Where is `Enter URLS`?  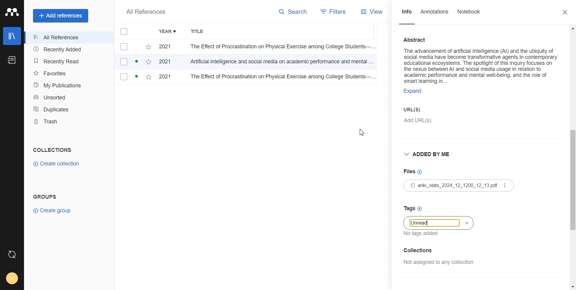 Enter URLS is located at coordinates (419, 108).